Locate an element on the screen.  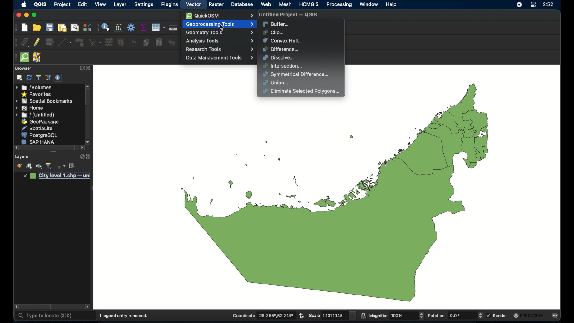
scroll box is located at coordinates (36, 307).